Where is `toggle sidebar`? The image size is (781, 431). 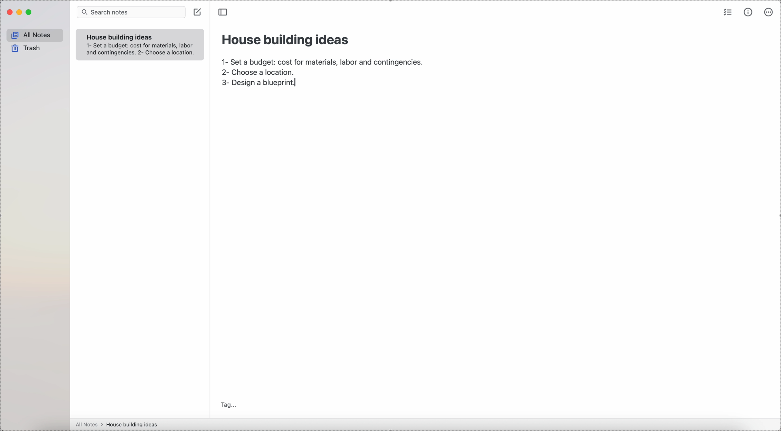
toggle sidebar is located at coordinates (224, 12).